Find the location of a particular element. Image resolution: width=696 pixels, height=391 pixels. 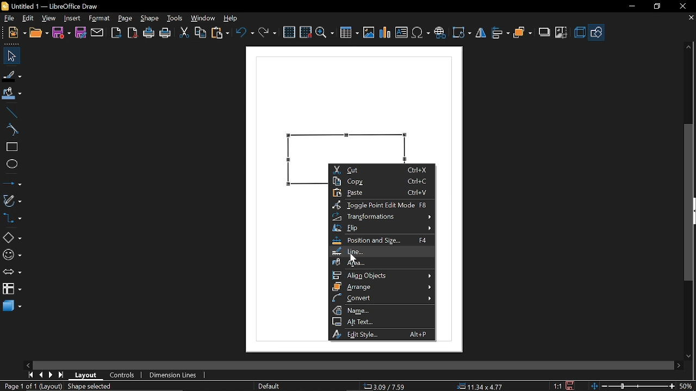

line is located at coordinates (380, 252).